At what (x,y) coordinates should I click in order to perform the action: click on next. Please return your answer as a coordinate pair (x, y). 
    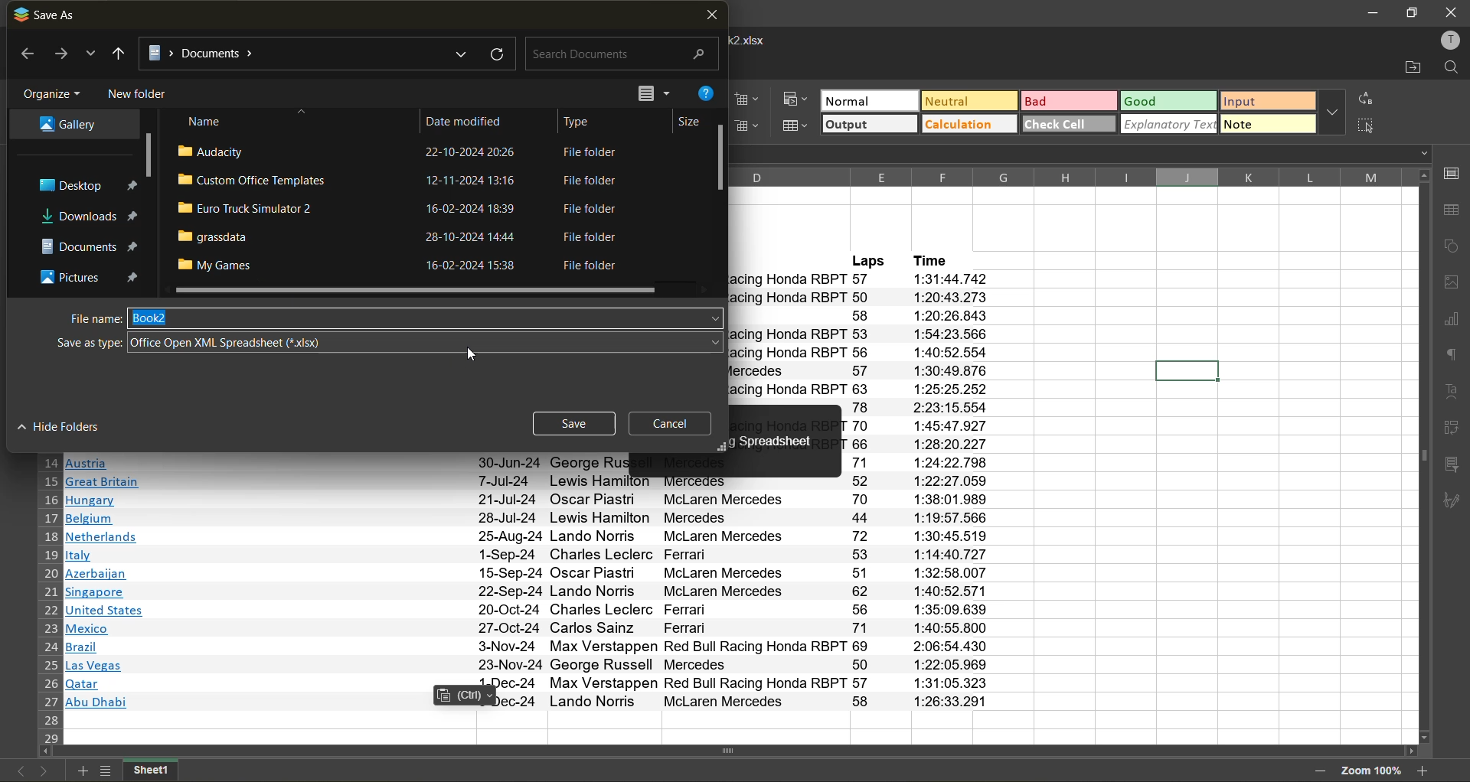
    Looking at the image, I should click on (43, 773).